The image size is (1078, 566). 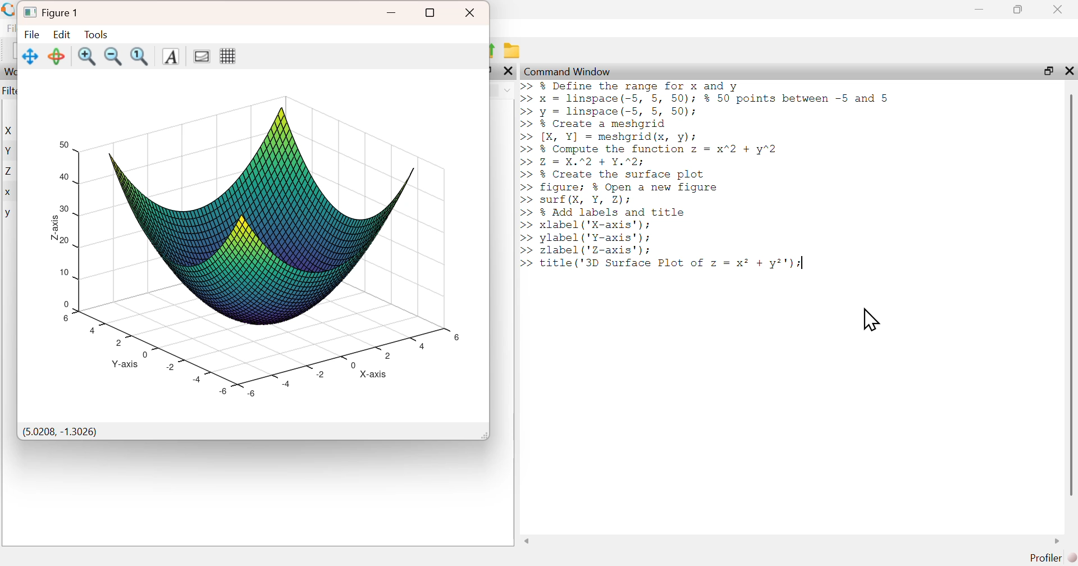 What do you see at coordinates (31, 56) in the screenshot?
I see `Move` at bounding box center [31, 56].